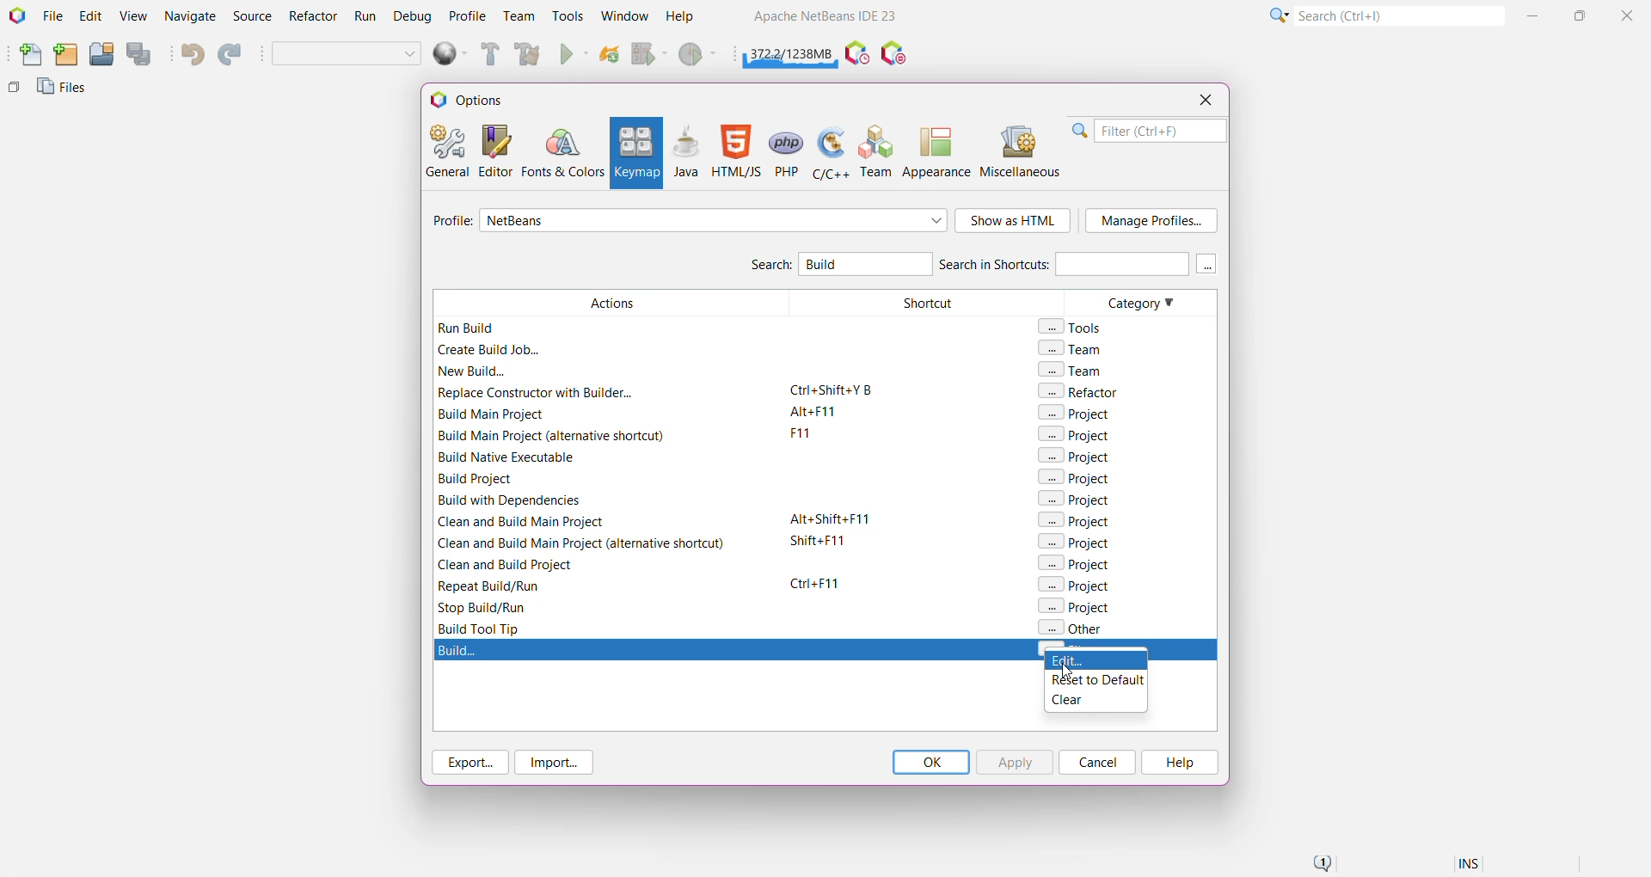 This screenshot has width=1651, height=877. What do you see at coordinates (14, 91) in the screenshot?
I see `` at bounding box center [14, 91].